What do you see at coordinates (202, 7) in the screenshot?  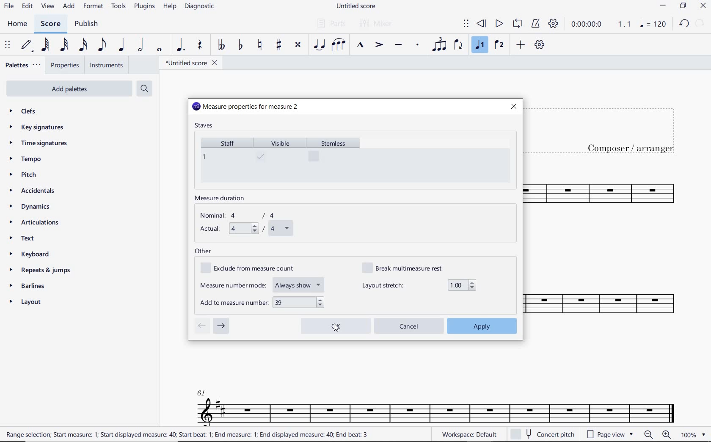 I see `DIAGNOSTIC` at bounding box center [202, 7].